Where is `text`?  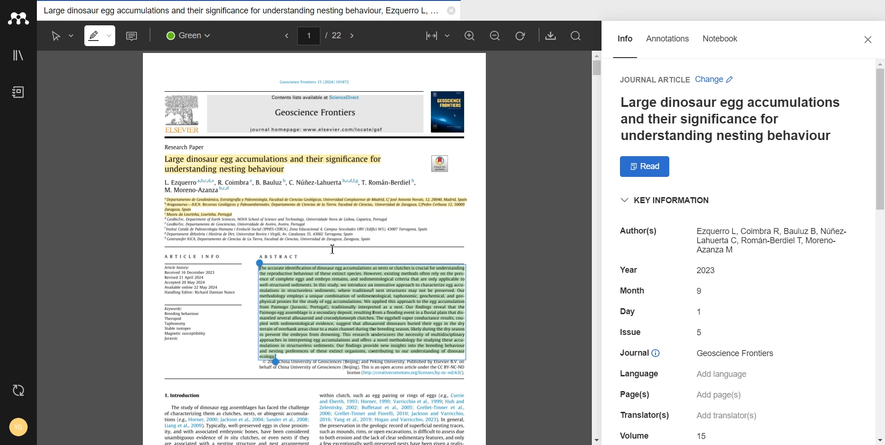 text is located at coordinates (702, 291).